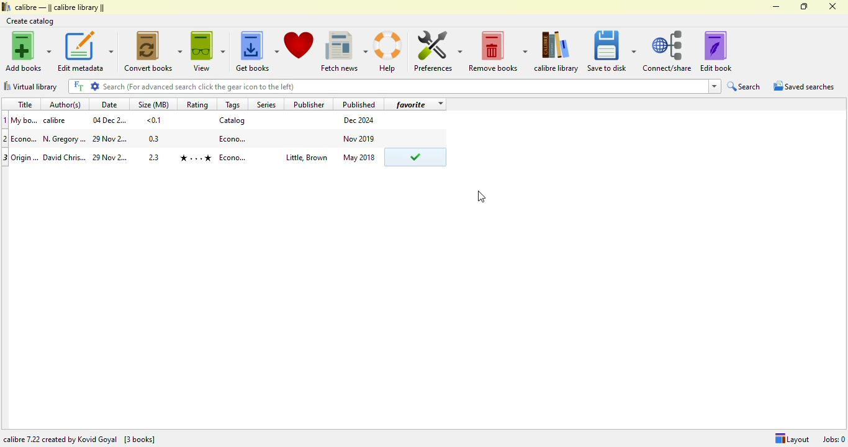 Image resolution: width=848 pixels, height=447 pixels. Describe the element at coordinates (65, 139) in the screenshot. I see `author` at that location.